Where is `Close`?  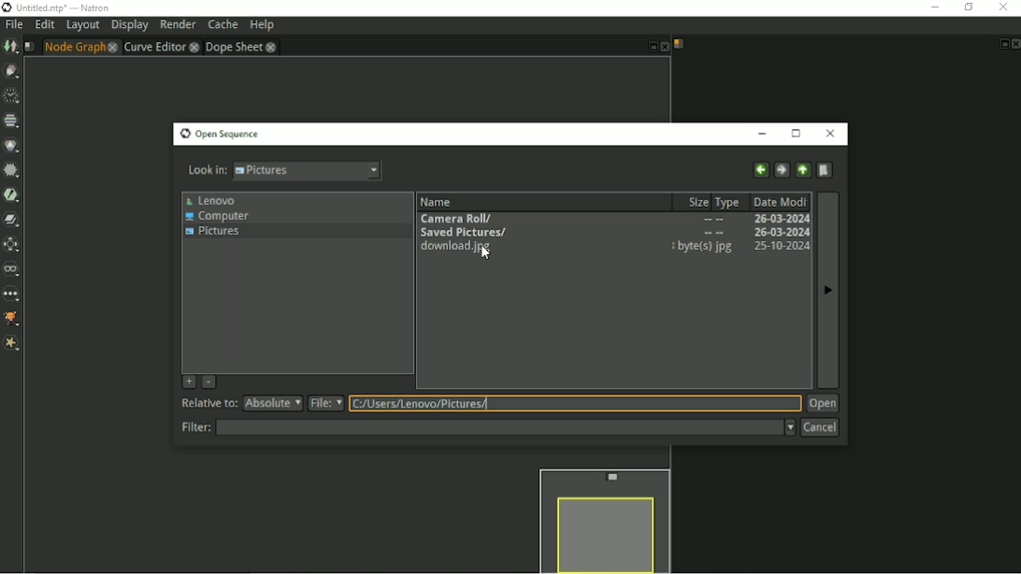 Close is located at coordinates (1014, 44).